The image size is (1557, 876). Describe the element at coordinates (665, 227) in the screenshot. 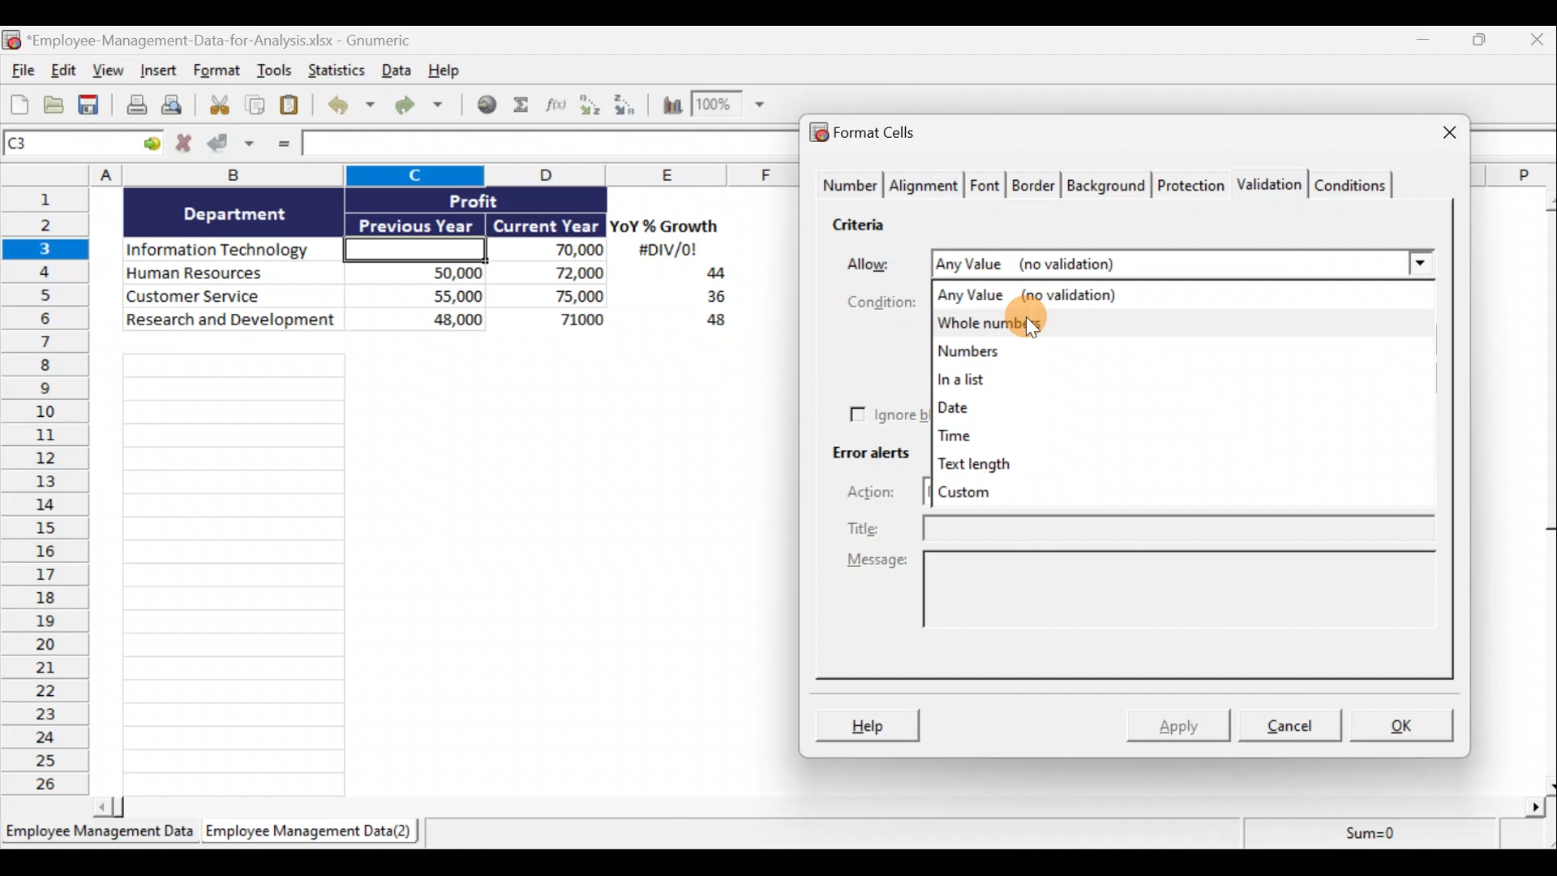

I see `YoY% Growth` at that location.